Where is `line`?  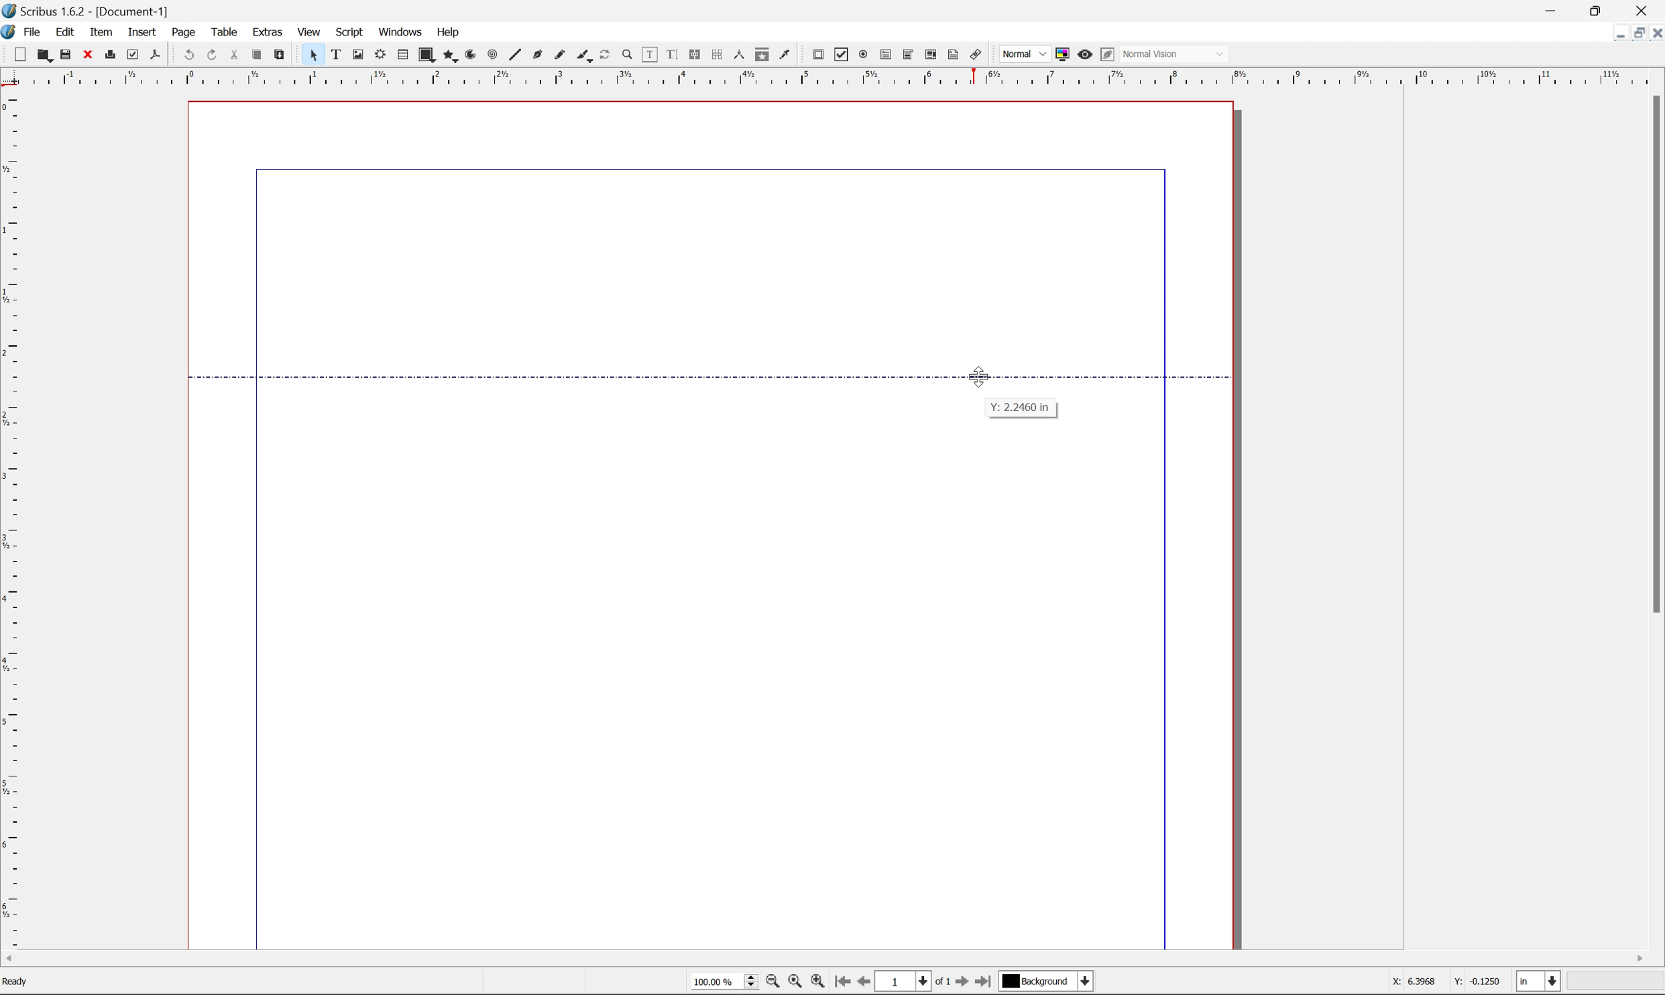
line is located at coordinates (516, 55).